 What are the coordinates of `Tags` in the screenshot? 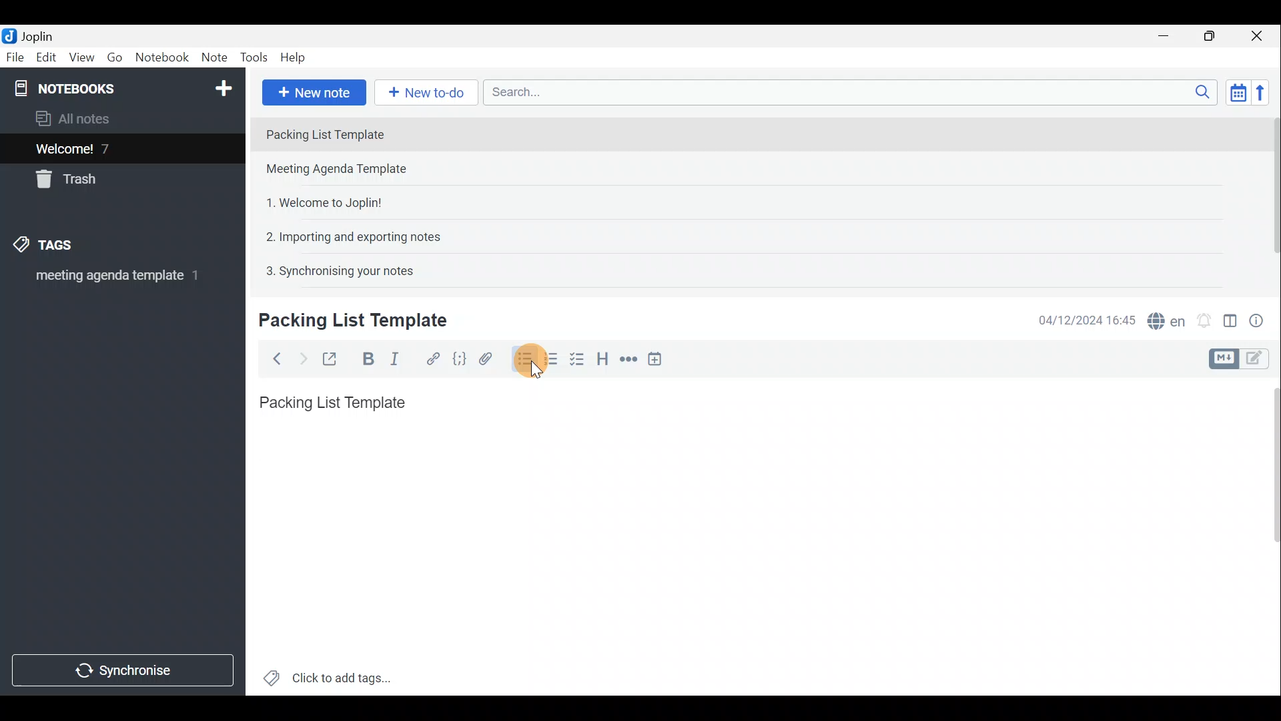 It's located at (65, 247).